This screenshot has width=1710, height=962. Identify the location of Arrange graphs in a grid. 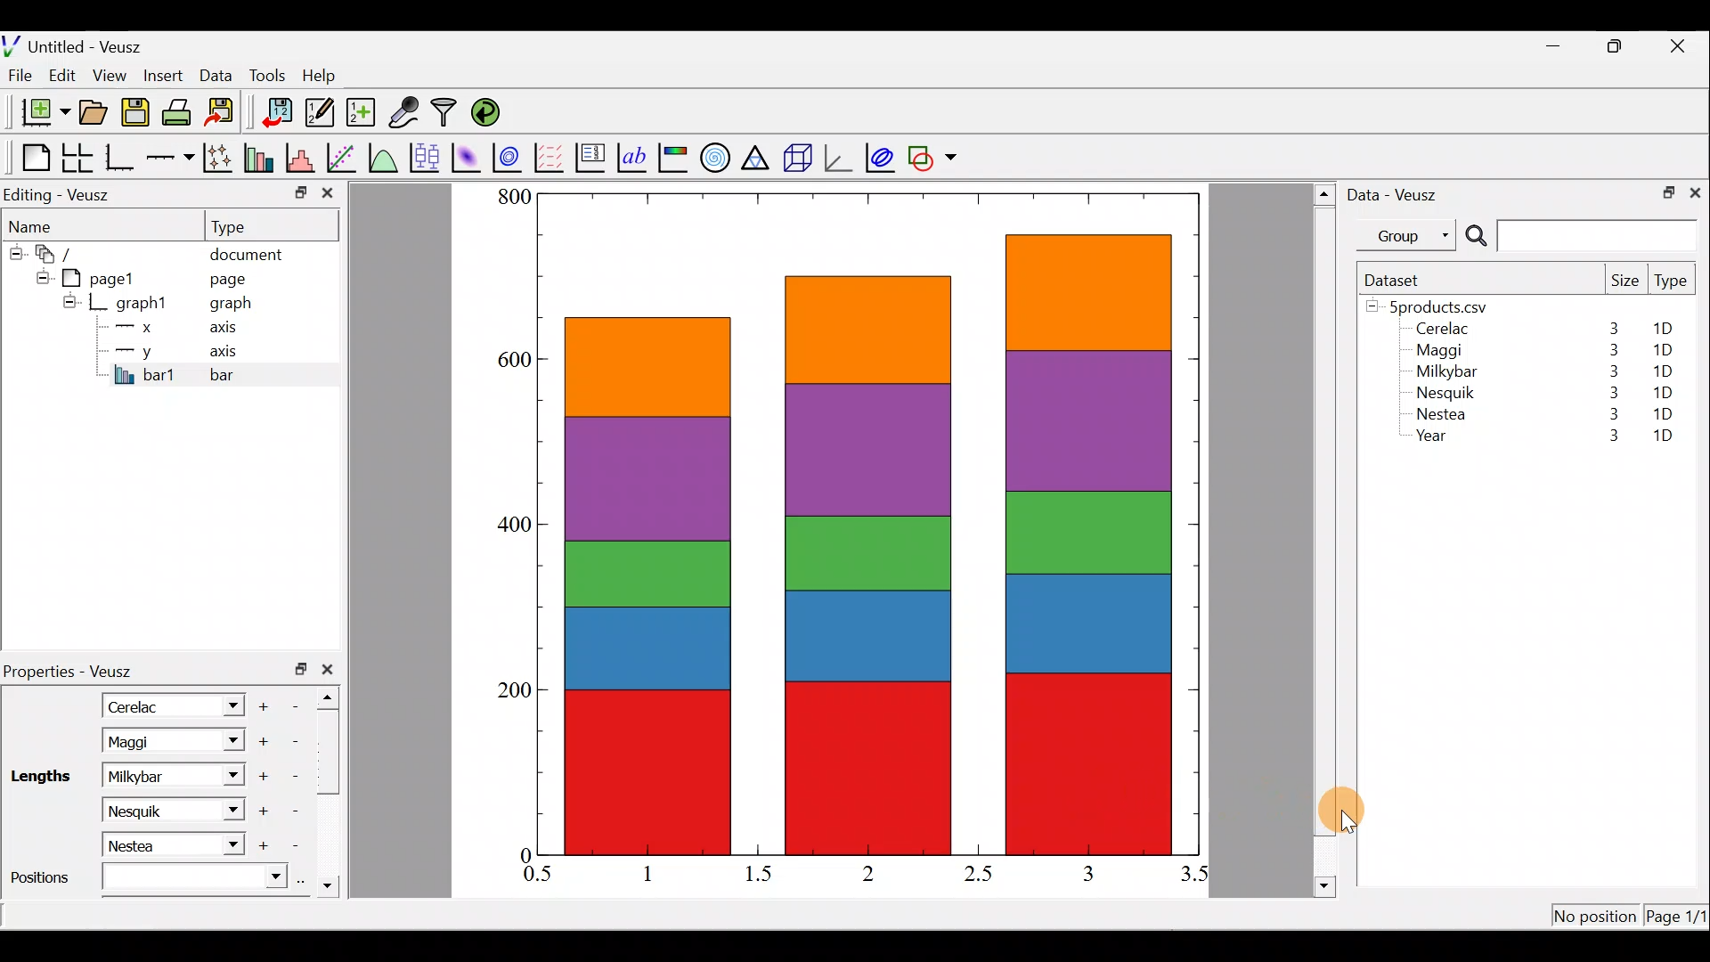
(77, 158).